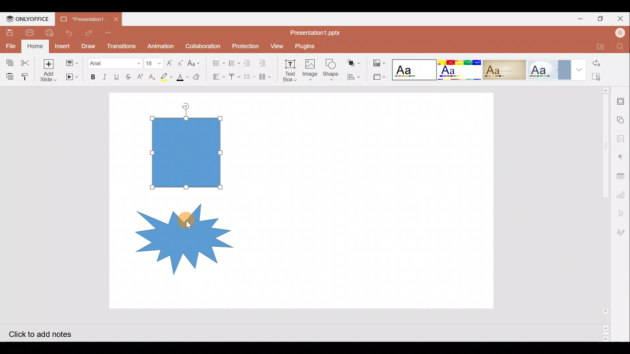 This screenshot has width=630, height=354. Describe the element at coordinates (140, 77) in the screenshot. I see `Superscript` at that location.